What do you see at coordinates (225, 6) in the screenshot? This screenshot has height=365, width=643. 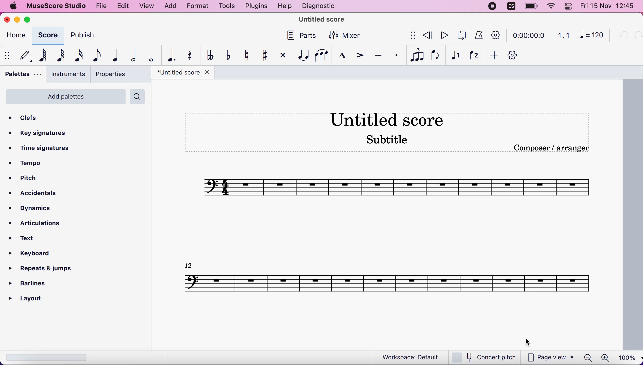 I see `tools` at bounding box center [225, 6].